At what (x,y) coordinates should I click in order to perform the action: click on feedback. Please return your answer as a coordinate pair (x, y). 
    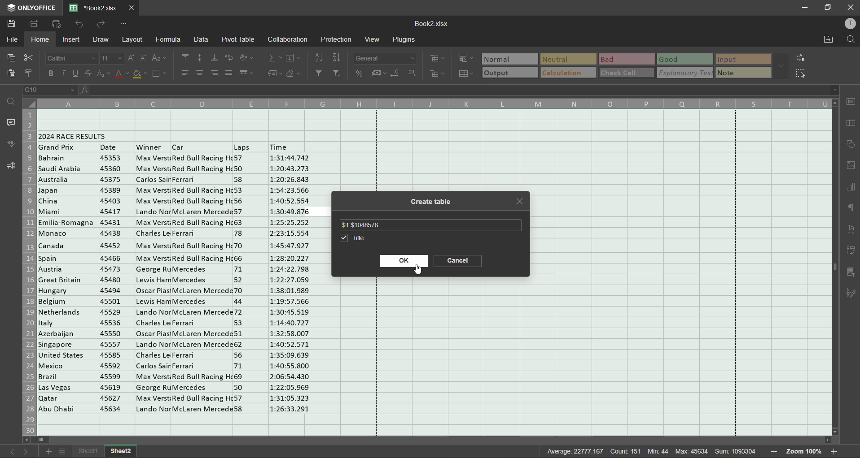
    Looking at the image, I should click on (10, 167).